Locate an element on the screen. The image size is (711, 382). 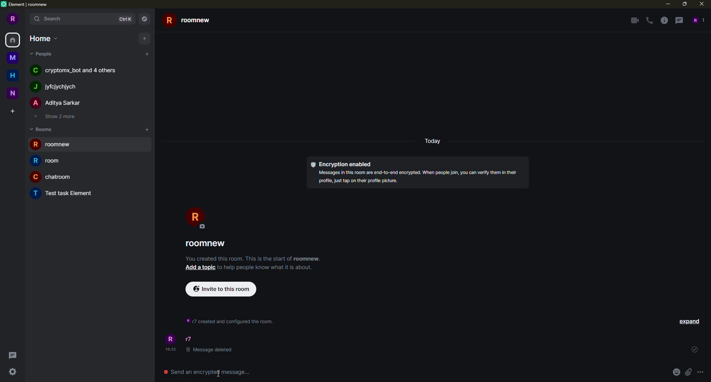
ctrlk is located at coordinates (126, 19).